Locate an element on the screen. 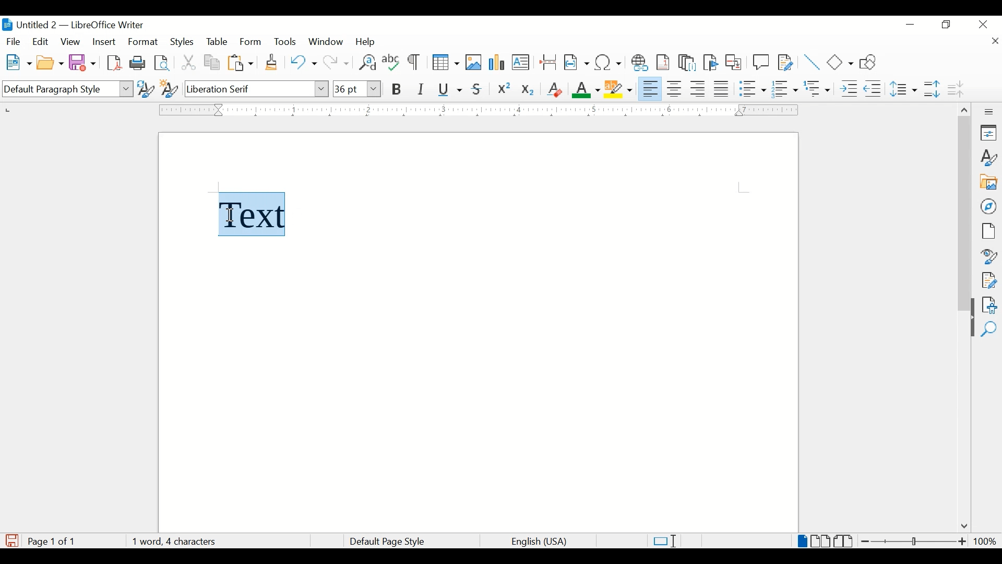 This screenshot has width=1002, height=564. close is located at coordinates (984, 23).